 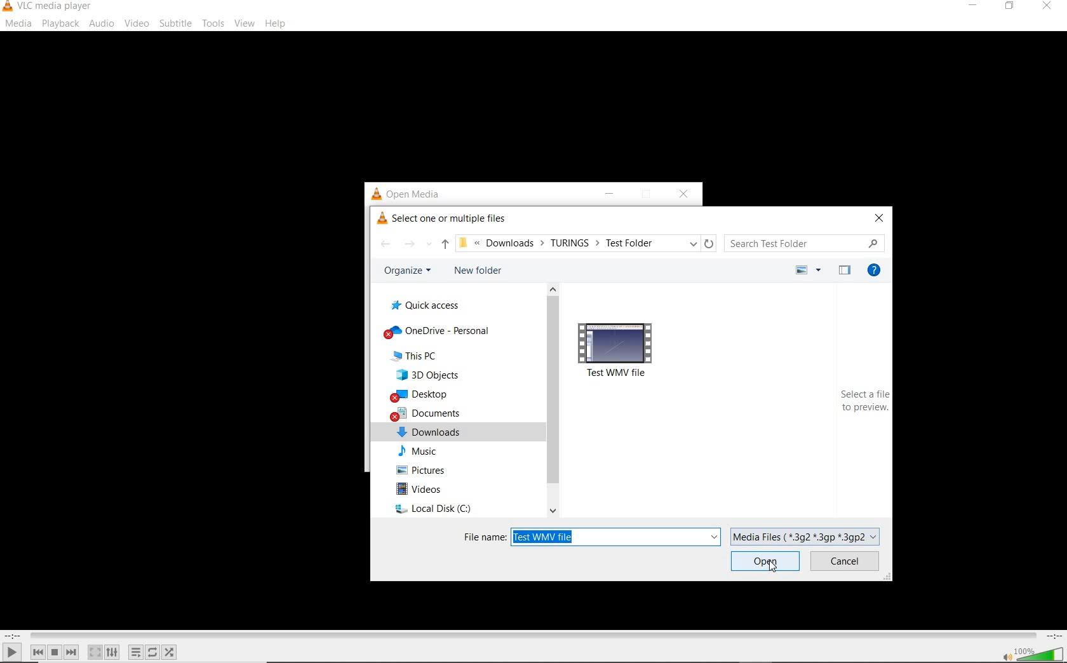 What do you see at coordinates (693, 242) in the screenshot?
I see `previous locations` at bounding box center [693, 242].